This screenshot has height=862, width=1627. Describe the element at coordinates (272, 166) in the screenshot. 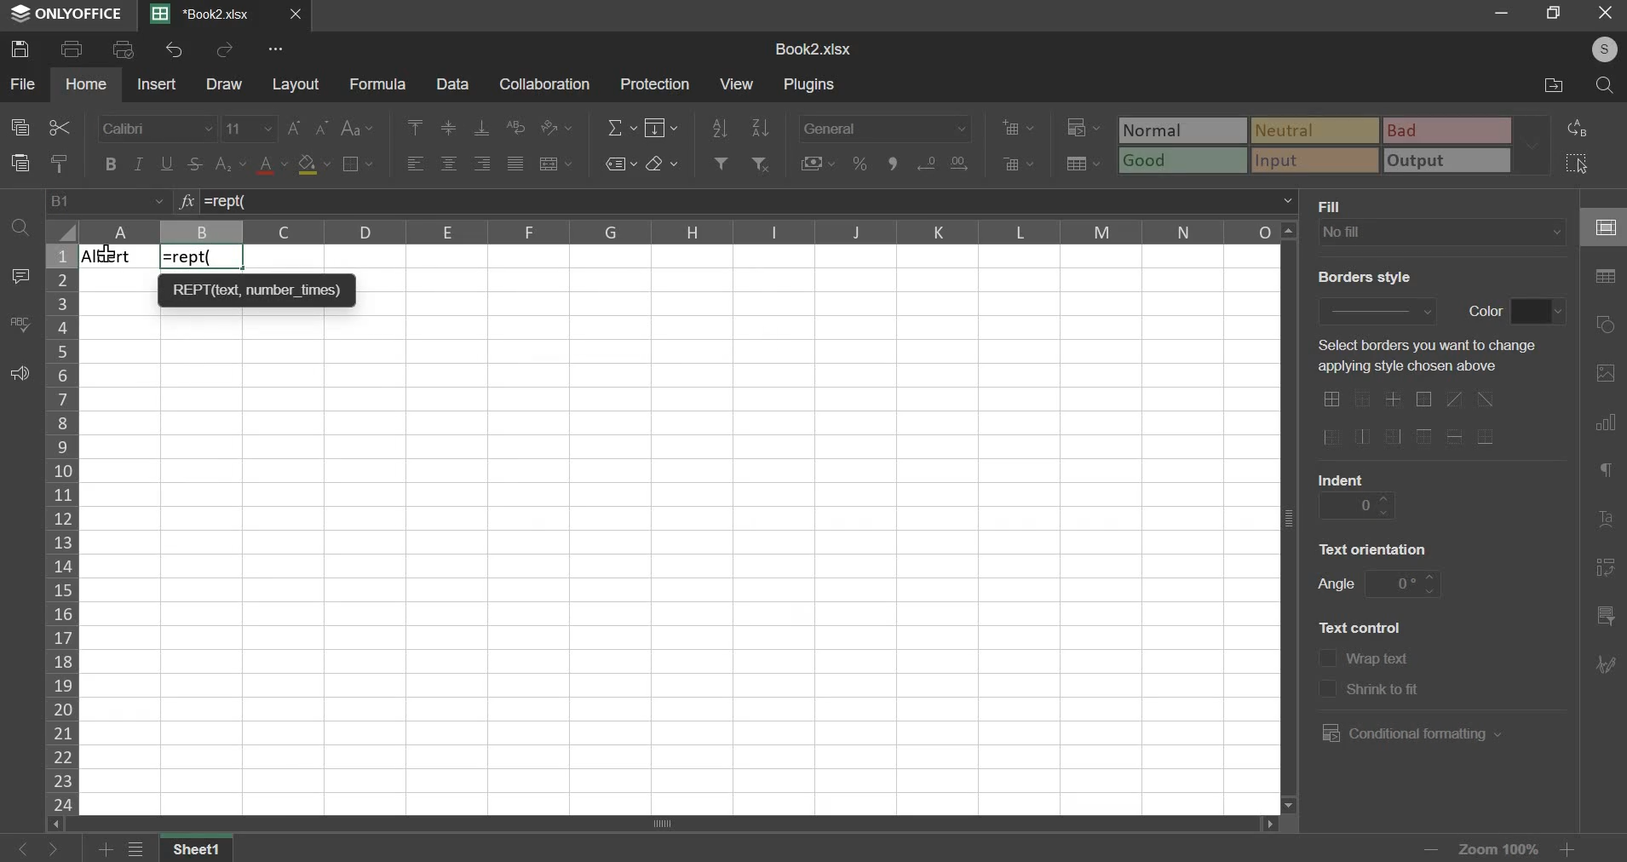

I see `text color` at that location.